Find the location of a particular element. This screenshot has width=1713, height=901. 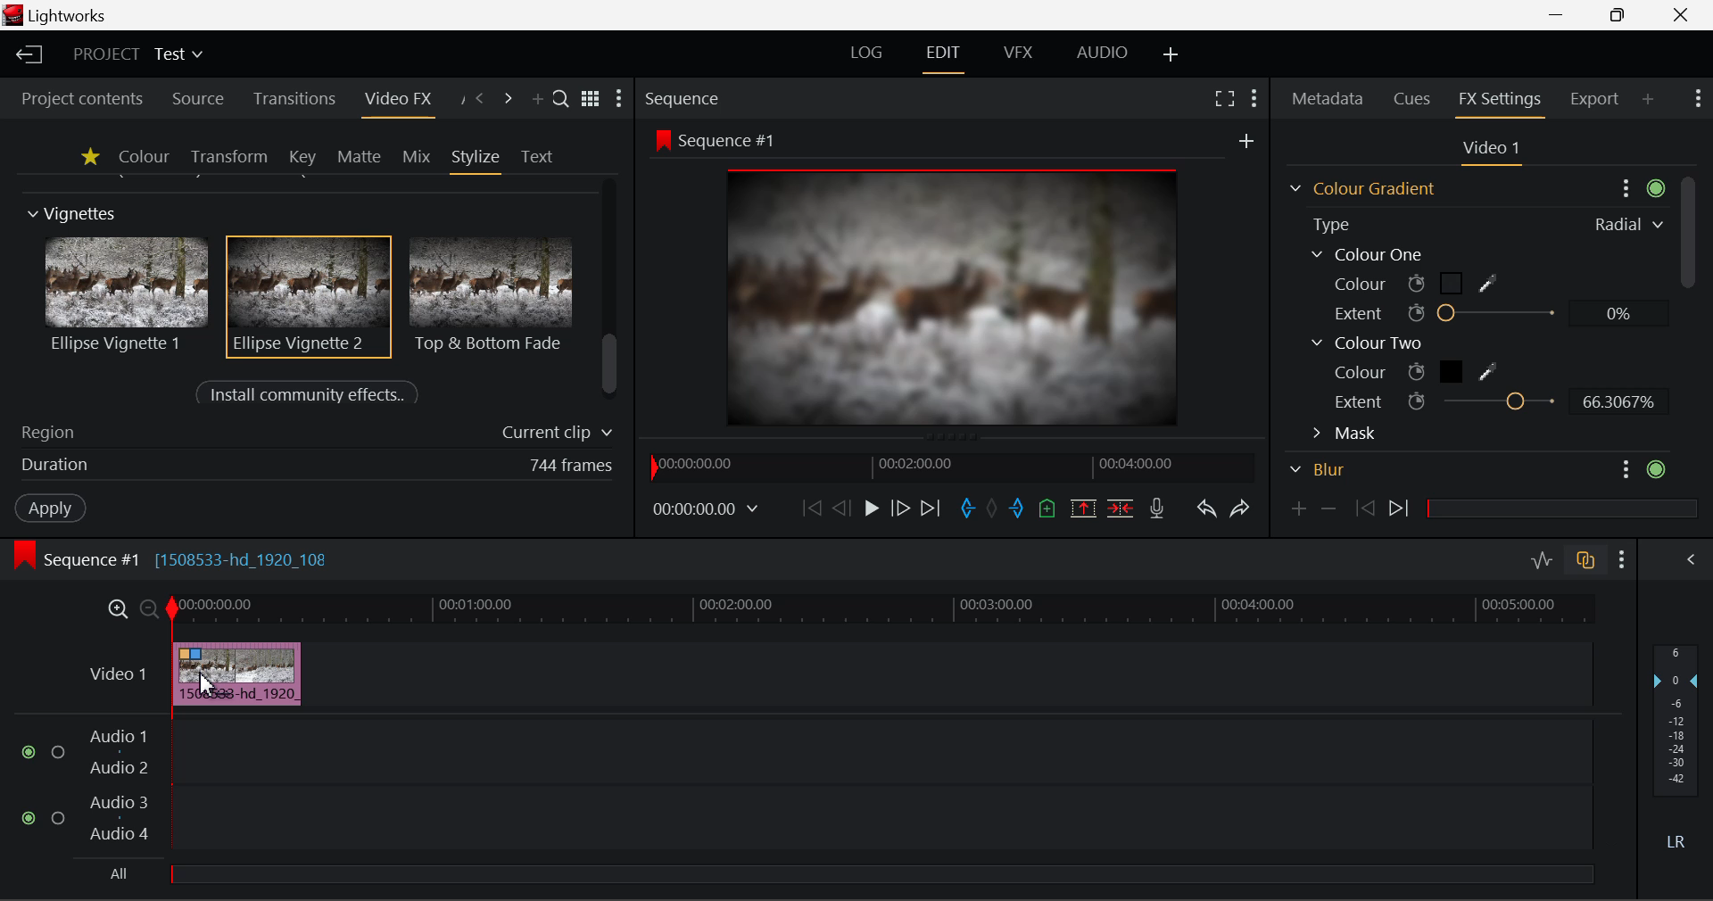

Show Settings is located at coordinates (1701, 101).